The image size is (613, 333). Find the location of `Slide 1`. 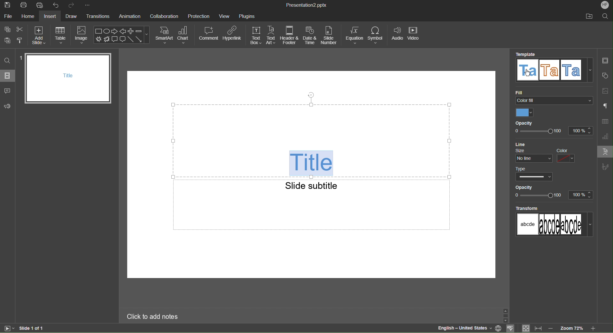

Slide 1 is located at coordinates (66, 79).